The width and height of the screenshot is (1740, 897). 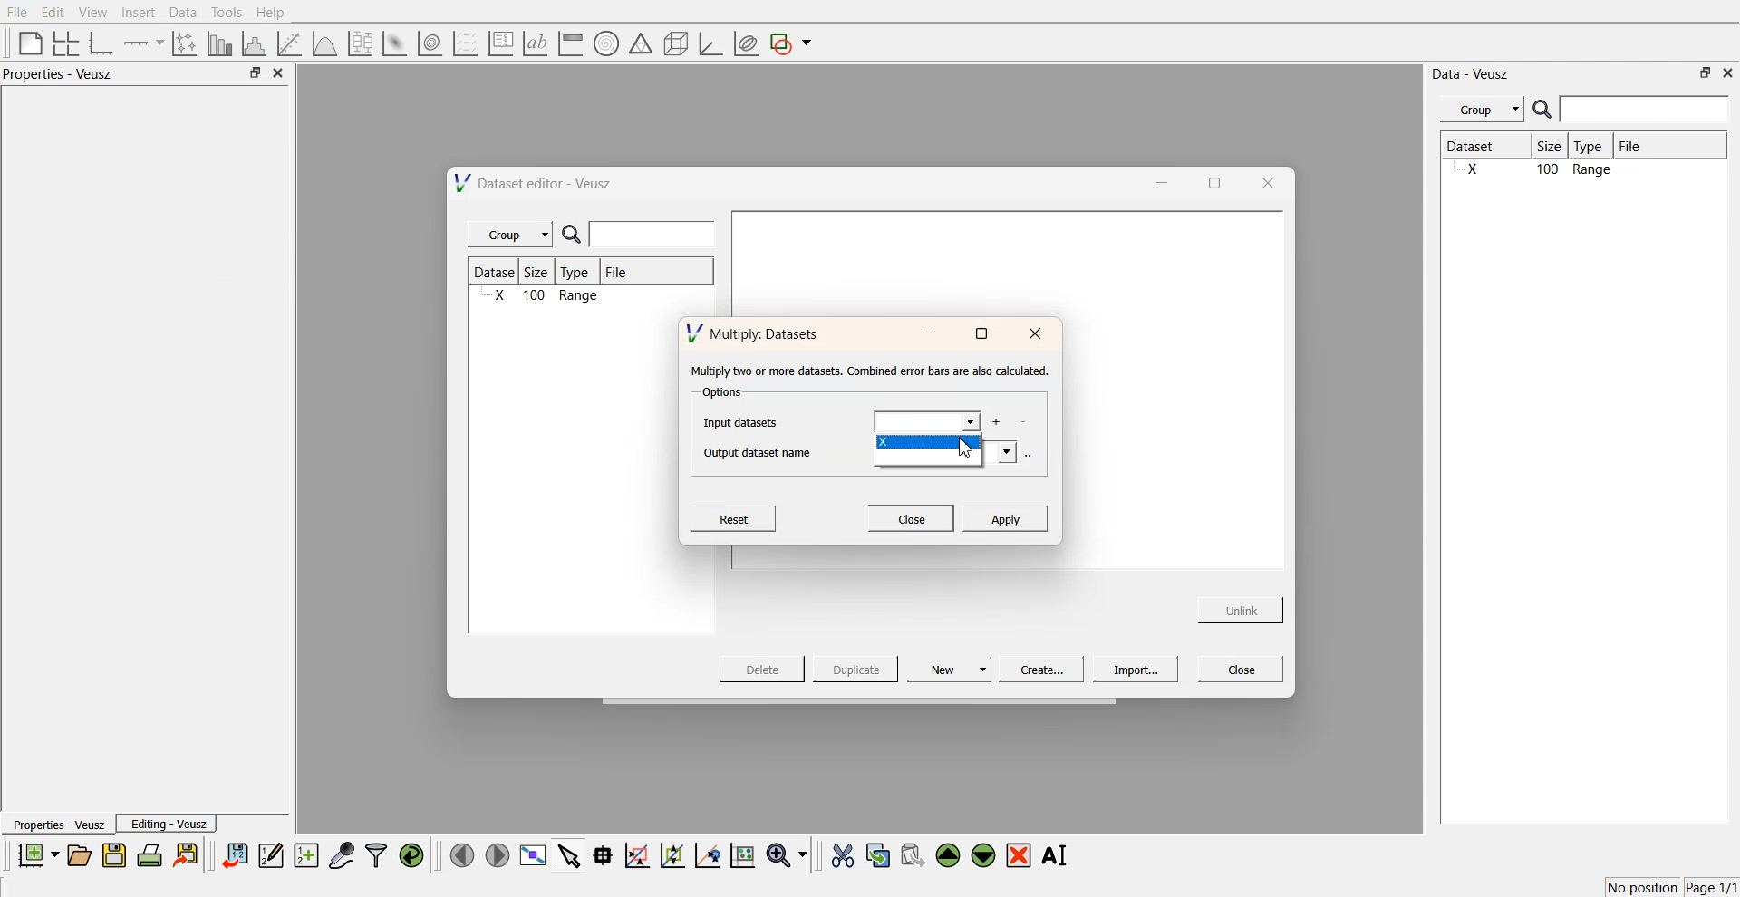 I want to click on plot a function on a graph, so click(x=324, y=42).